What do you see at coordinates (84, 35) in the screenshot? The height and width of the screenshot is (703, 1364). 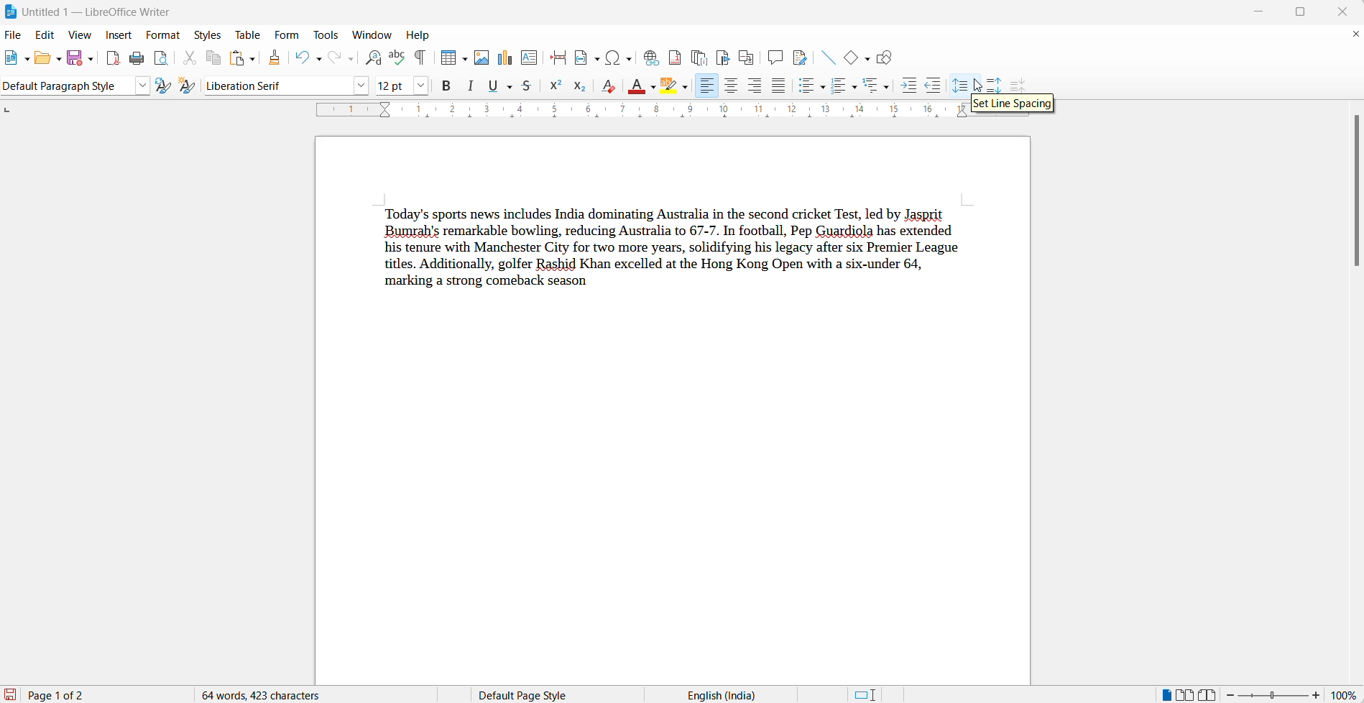 I see `view` at bounding box center [84, 35].